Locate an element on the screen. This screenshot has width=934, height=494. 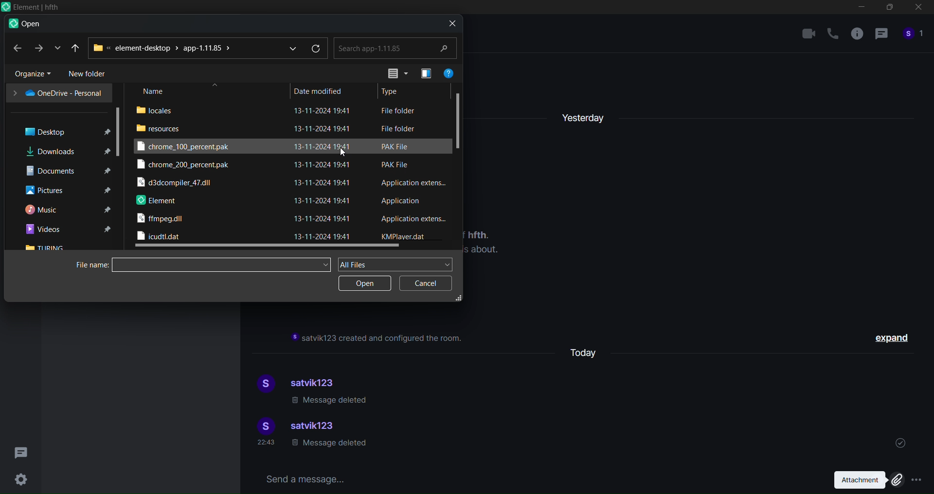
threads is located at coordinates (22, 450).